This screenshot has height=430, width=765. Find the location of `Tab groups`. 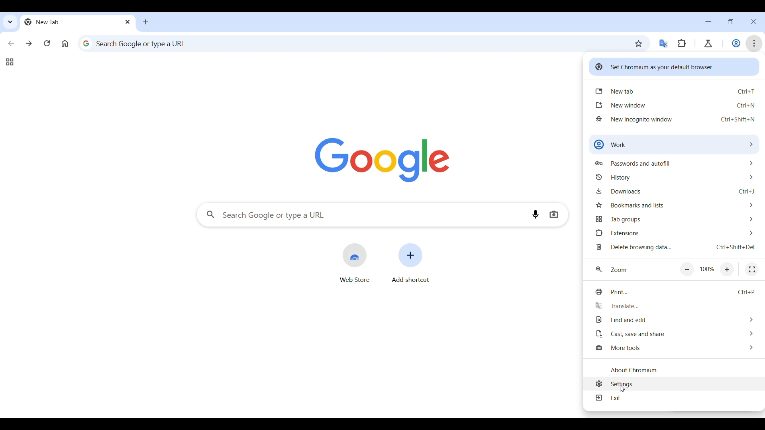

Tab groups is located at coordinates (675, 219).